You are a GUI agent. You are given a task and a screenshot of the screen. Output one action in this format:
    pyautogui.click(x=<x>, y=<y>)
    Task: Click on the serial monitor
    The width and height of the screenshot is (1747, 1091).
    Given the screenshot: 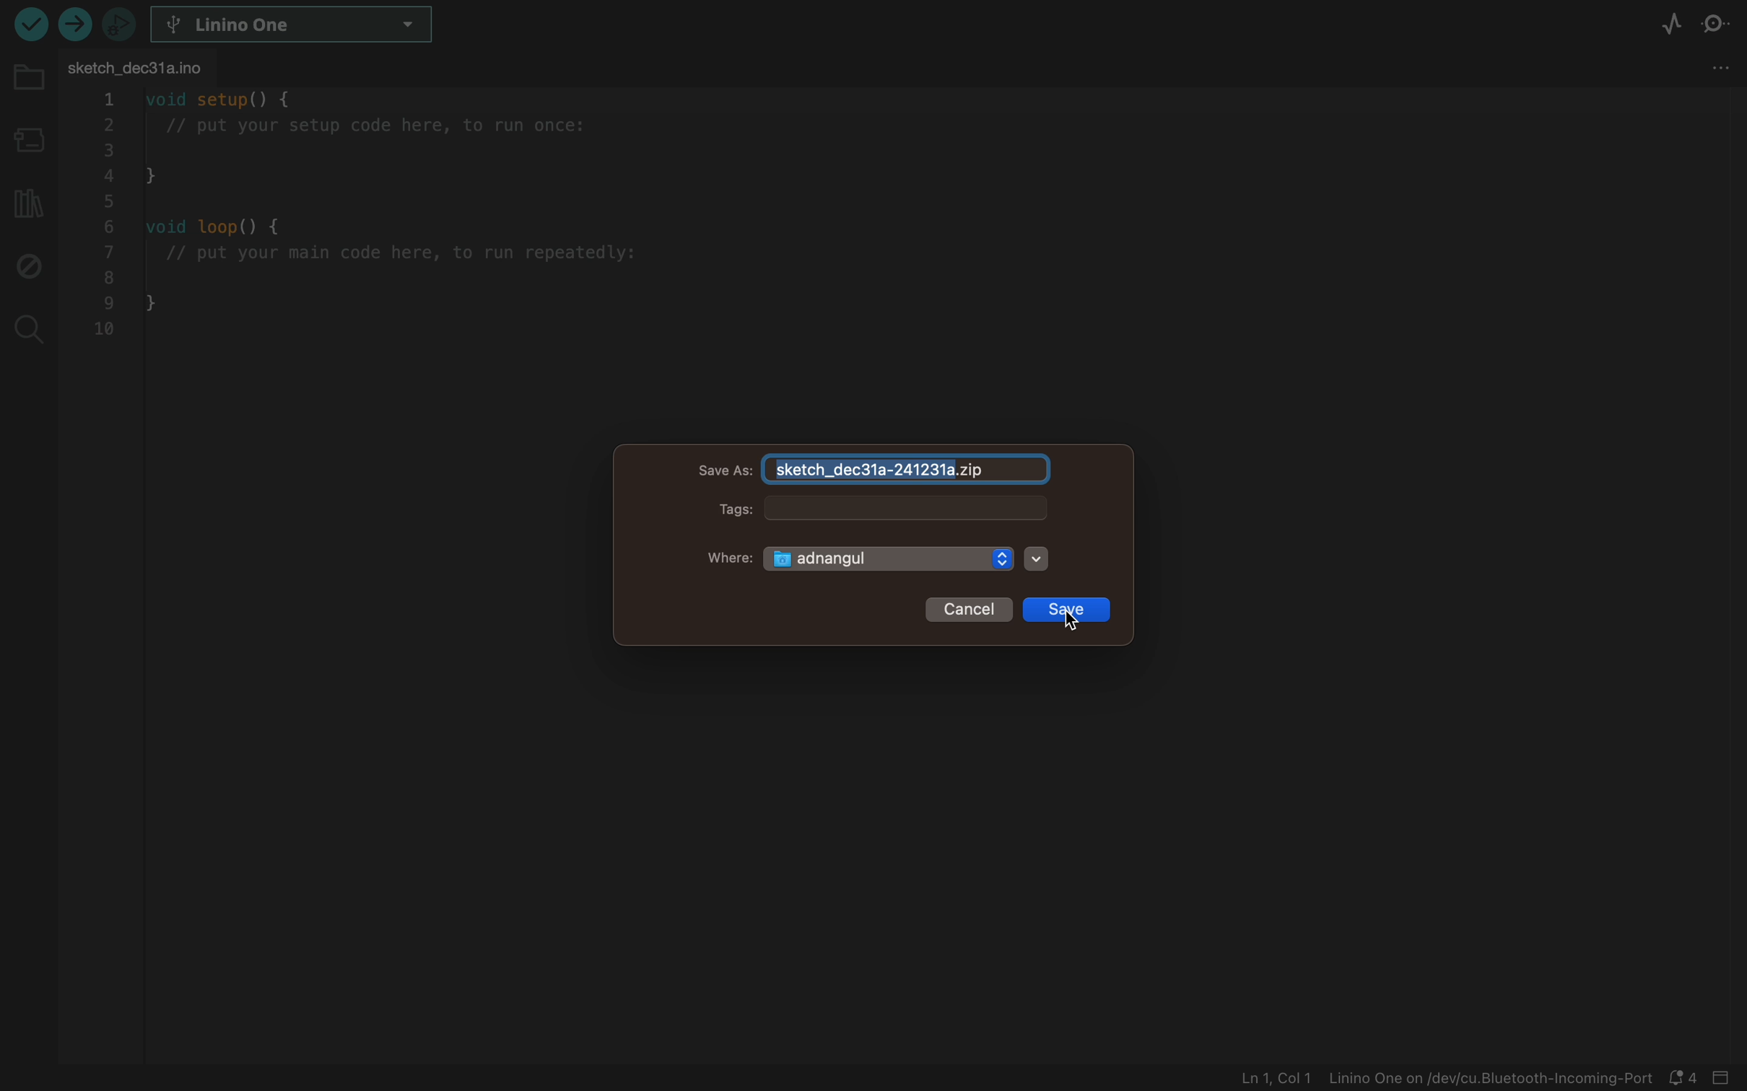 What is the action you would take?
    pyautogui.click(x=1721, y=27)
    